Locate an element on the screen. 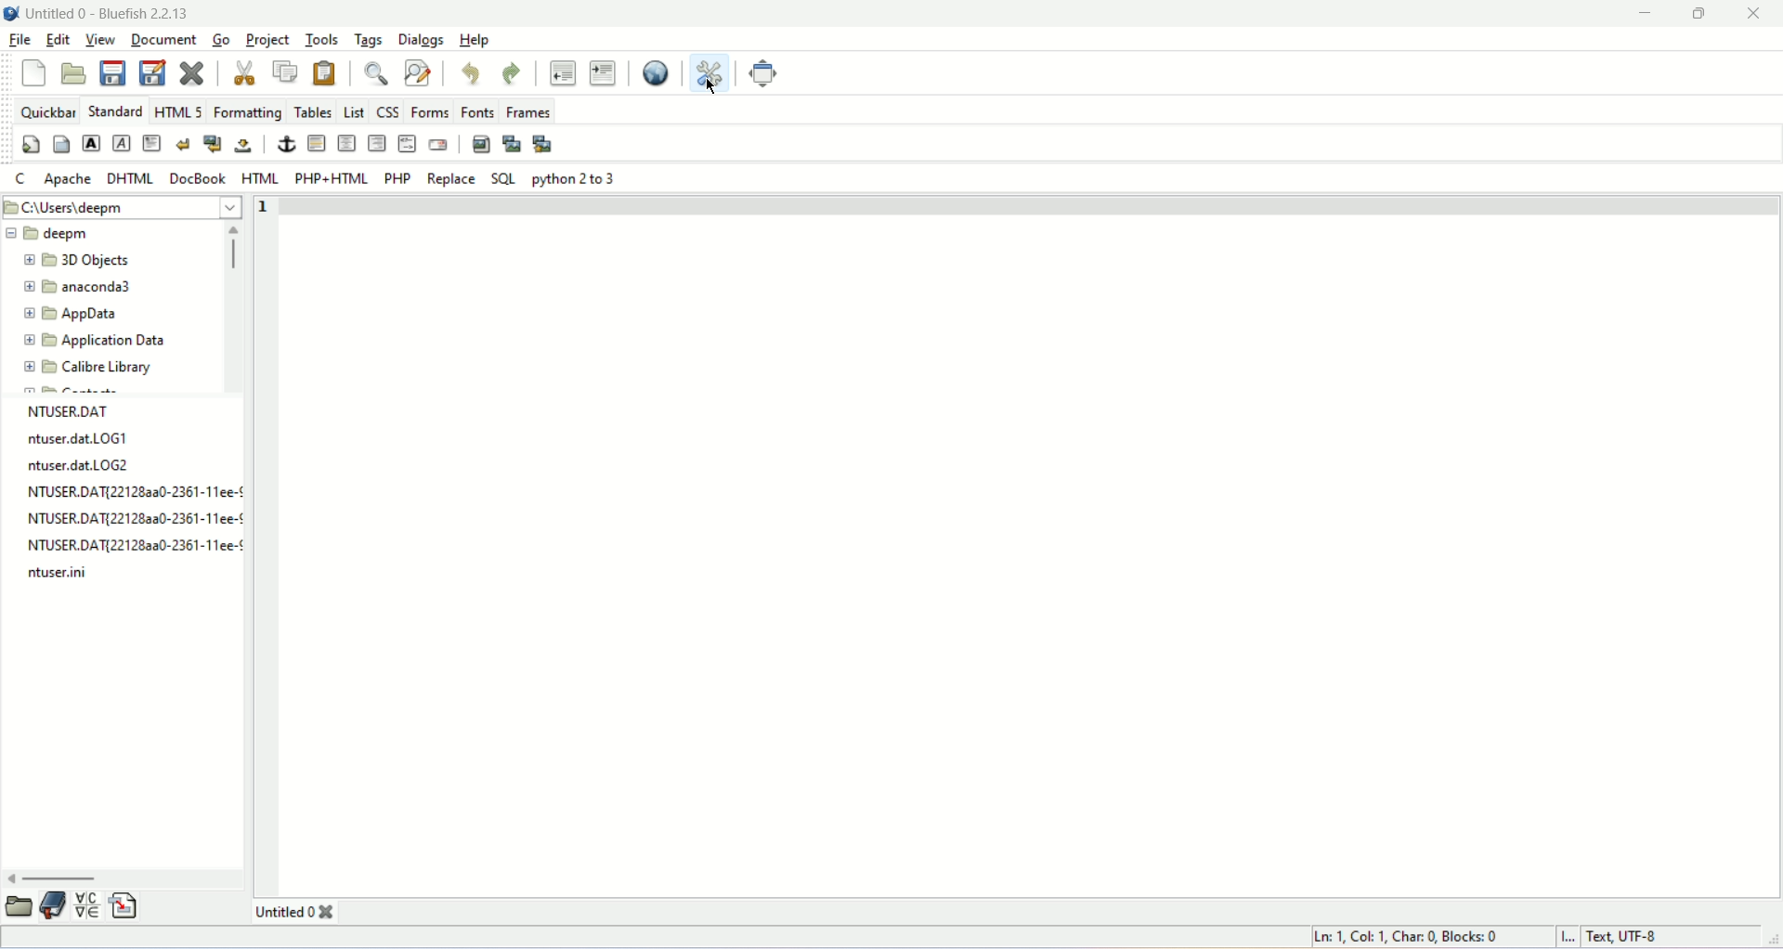 This screenshot has width=1783, height=949. NTUSER.DAT{22128aa0-2361-11ee-¢ is located at coordinates (128, 518).